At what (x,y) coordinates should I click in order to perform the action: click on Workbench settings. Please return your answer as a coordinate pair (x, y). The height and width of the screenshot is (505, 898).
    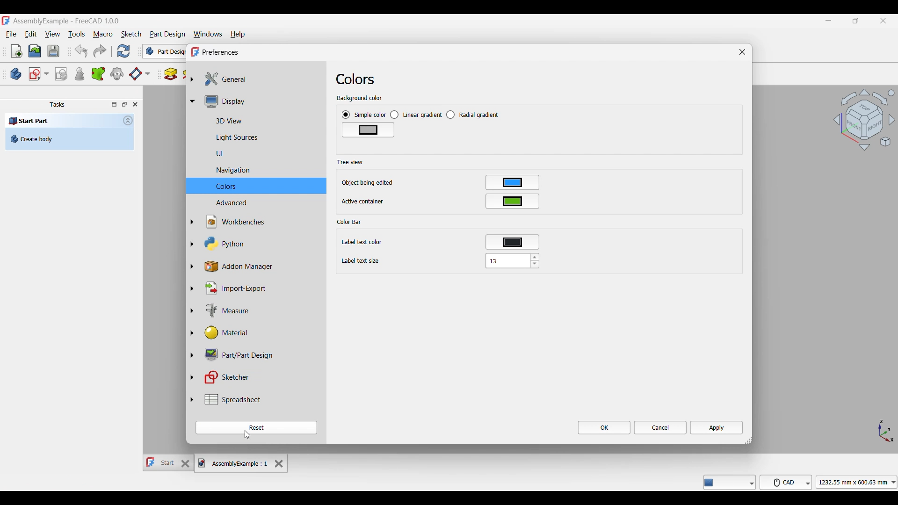
    Looking at the image, I should click on (229, 222).